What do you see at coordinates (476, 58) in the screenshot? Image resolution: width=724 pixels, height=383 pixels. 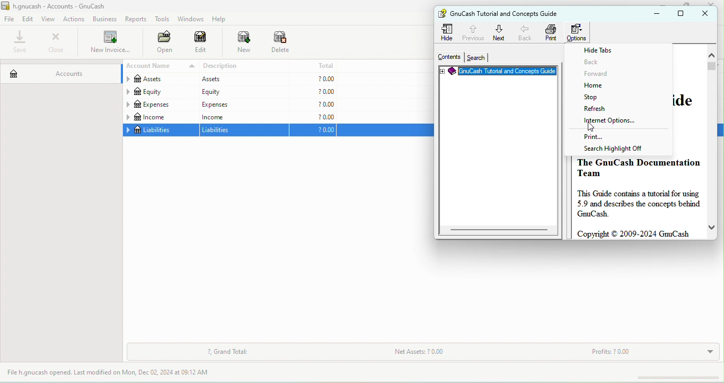 I see `search` at bounding box center [476, 58].